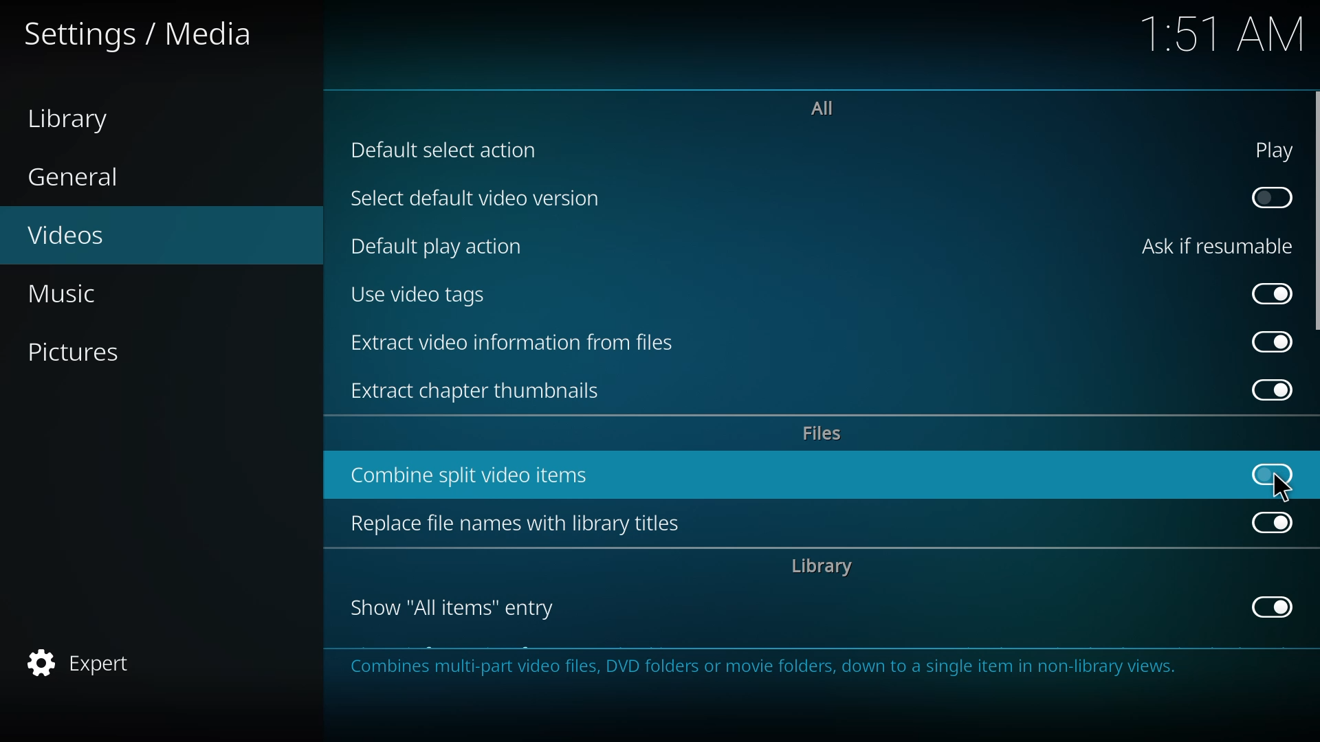 This screenshot has height=742, width=1320. Describe the element at coordinates (516, 341) in the screenshot. I see `extract video information from files` at that location.